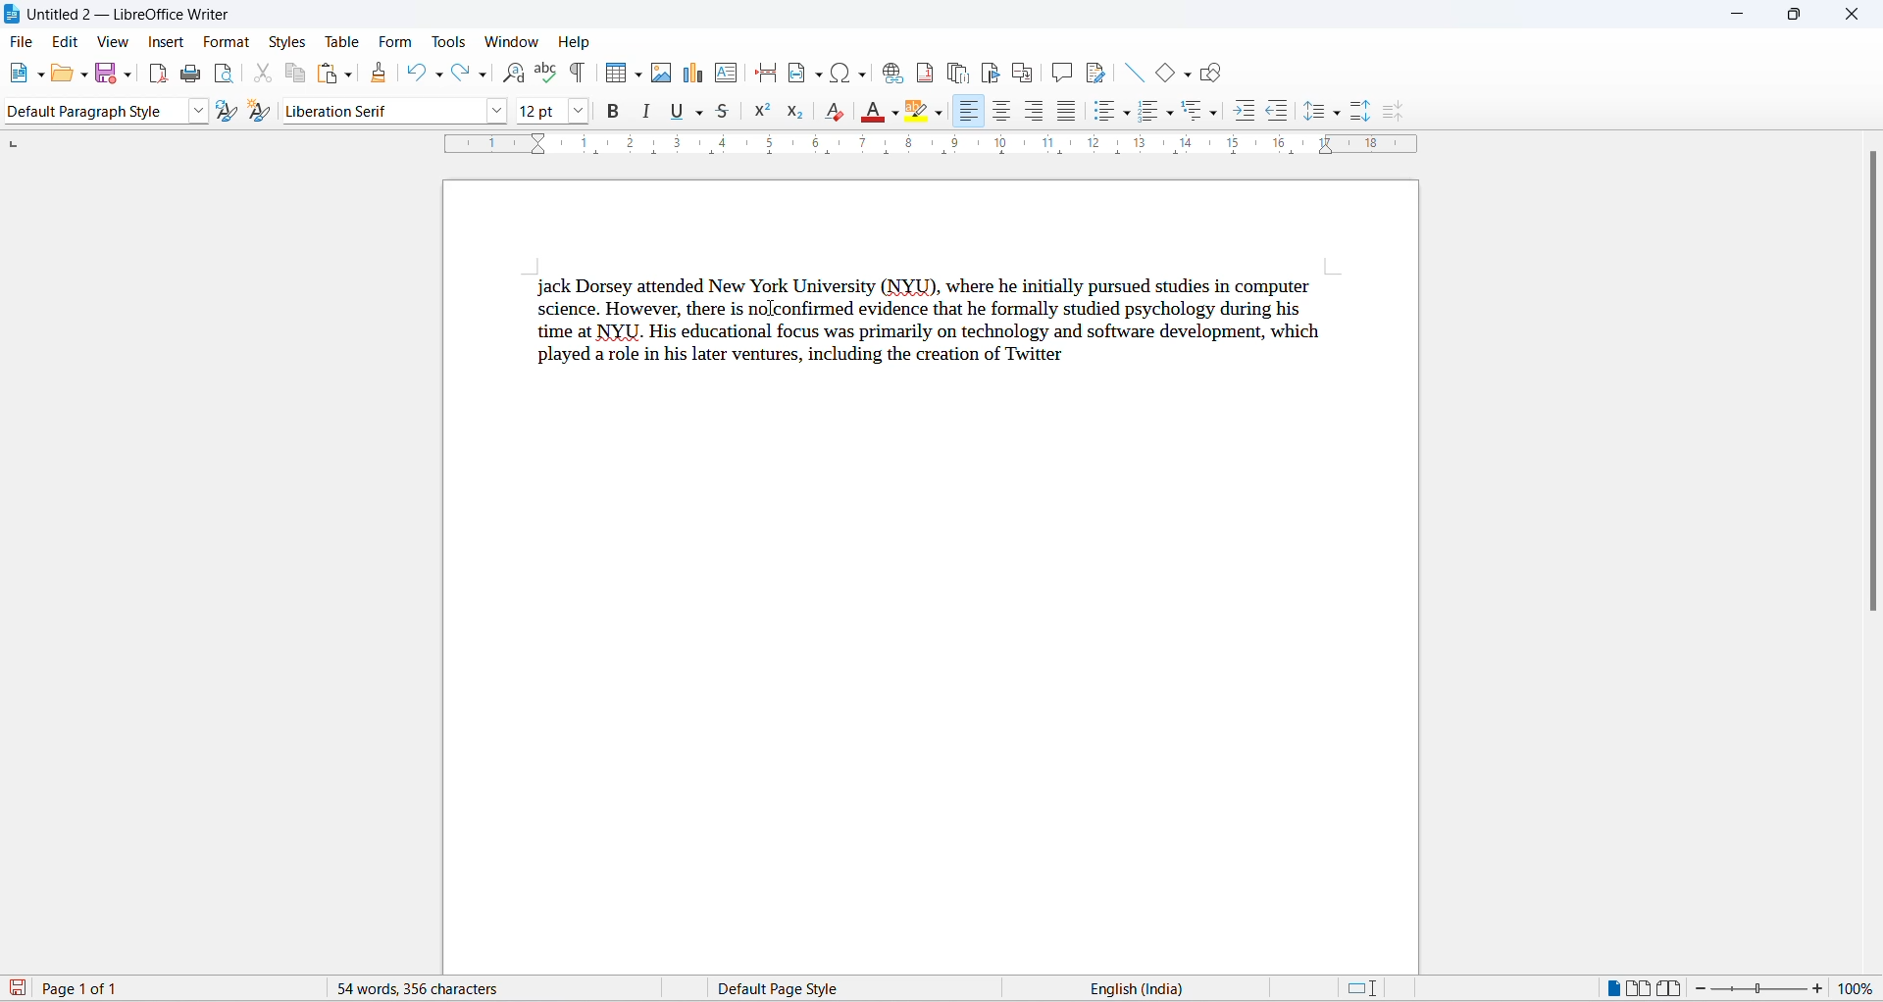  I want to click on insert cross-reference, so click(1022, 72).